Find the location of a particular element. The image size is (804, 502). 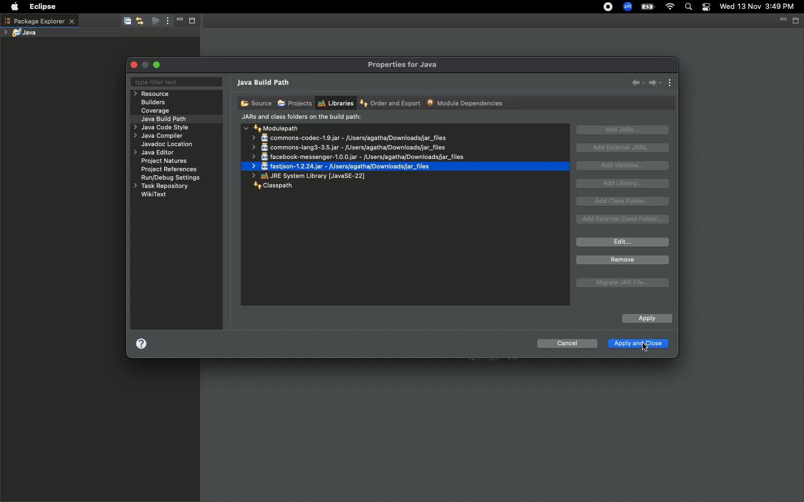

Project references  is located at coordinates (170, 170).